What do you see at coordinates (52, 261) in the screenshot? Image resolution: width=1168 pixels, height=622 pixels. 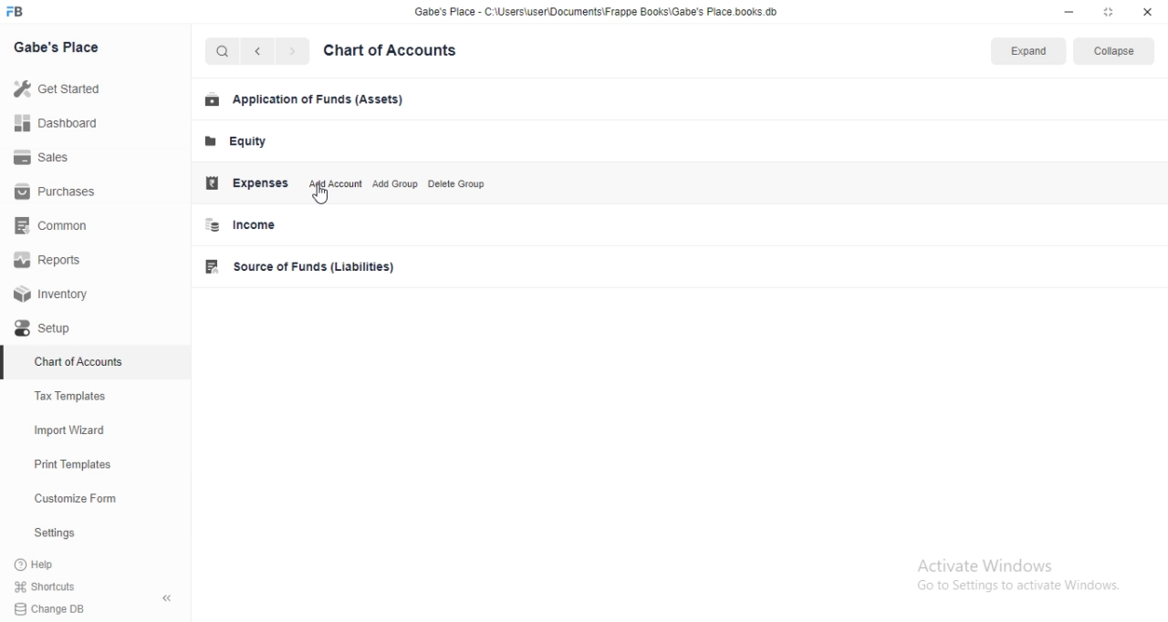 I see `Reports` at bounding box center [52, 261].